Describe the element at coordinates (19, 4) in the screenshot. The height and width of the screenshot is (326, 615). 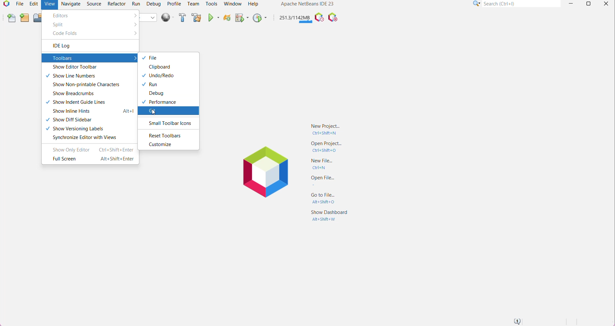
I see `File` at that location.